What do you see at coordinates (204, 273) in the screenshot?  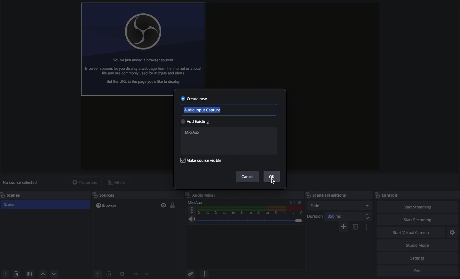 I see `Options` at bounding box center [204, 273].